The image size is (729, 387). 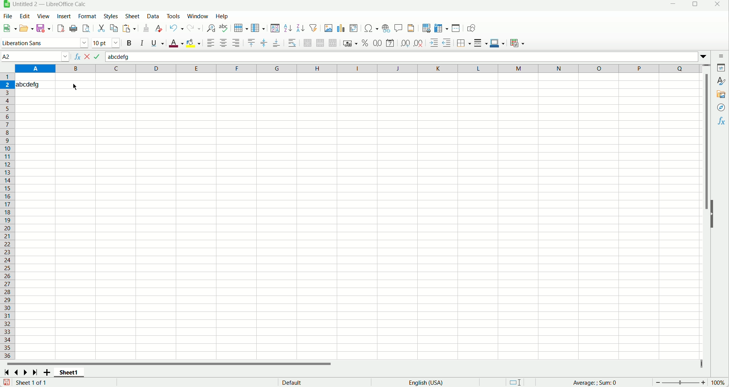 What do you see at coordinates (77, 56) in the screenshot?
I see `function wizard` at bounding box center [77, 56].